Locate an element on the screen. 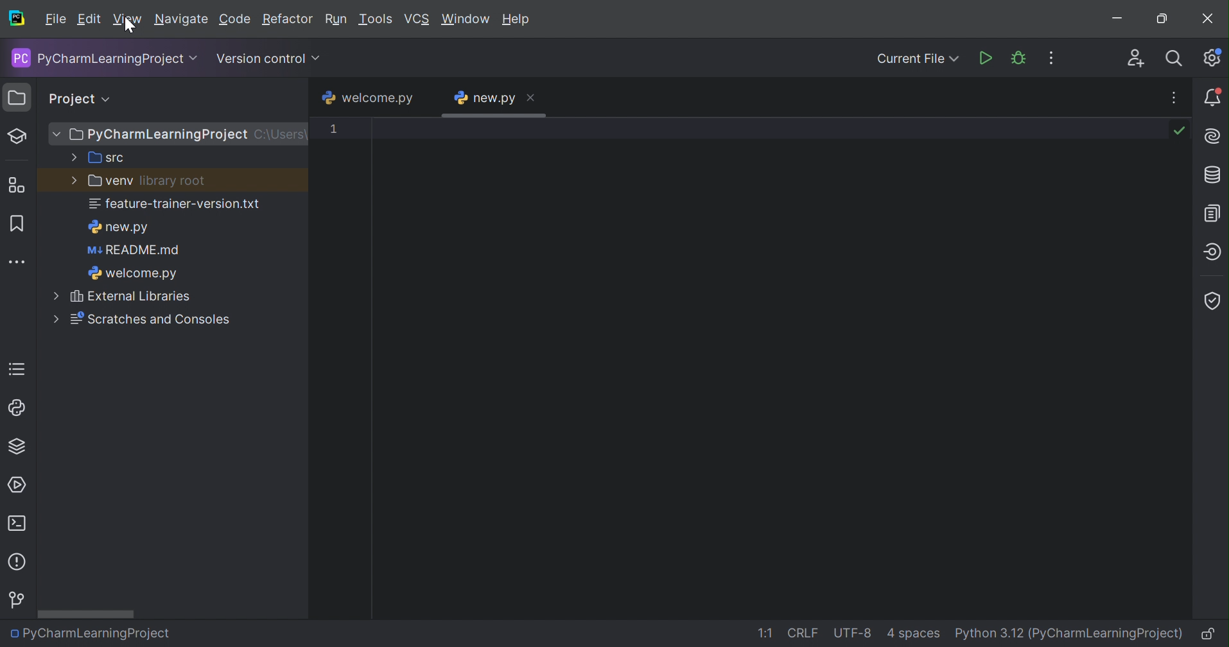  More Actions is located at coordinates (1050, 58).